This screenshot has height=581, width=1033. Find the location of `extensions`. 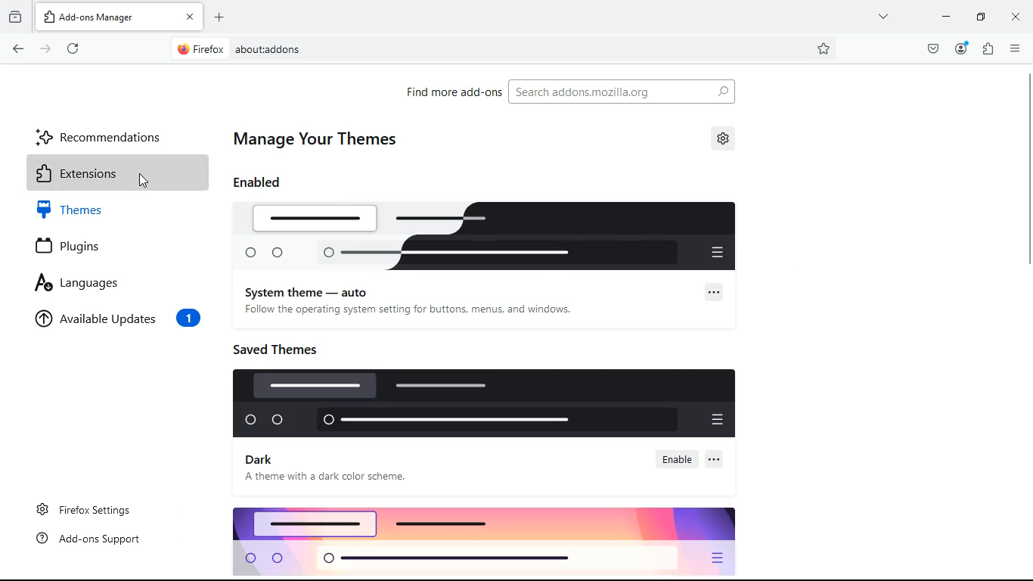

extensions is located at coordinates (113, 173).